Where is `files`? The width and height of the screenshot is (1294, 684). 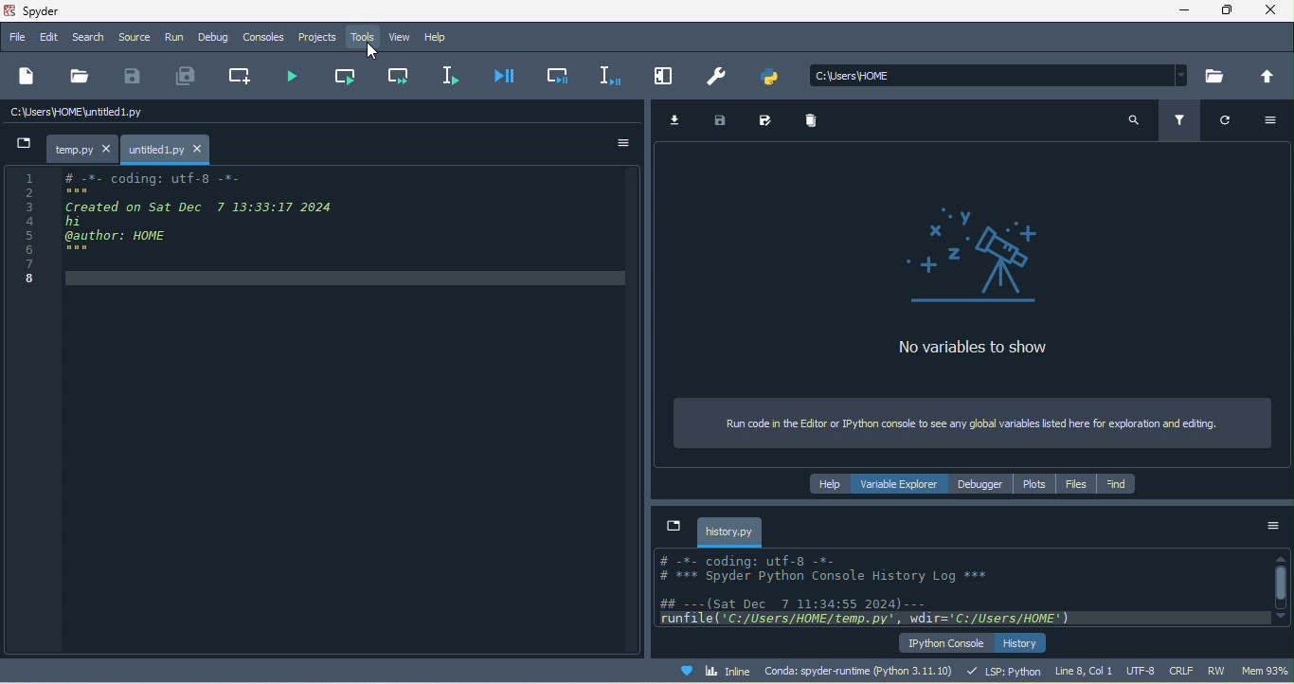 files is located at coordinates (1071, 484).